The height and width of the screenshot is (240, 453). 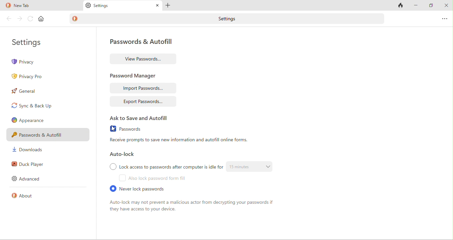 What do you see at coordinates (28, 164) in the screenshot?
I see `duck player` at bounding box center [28, 164].